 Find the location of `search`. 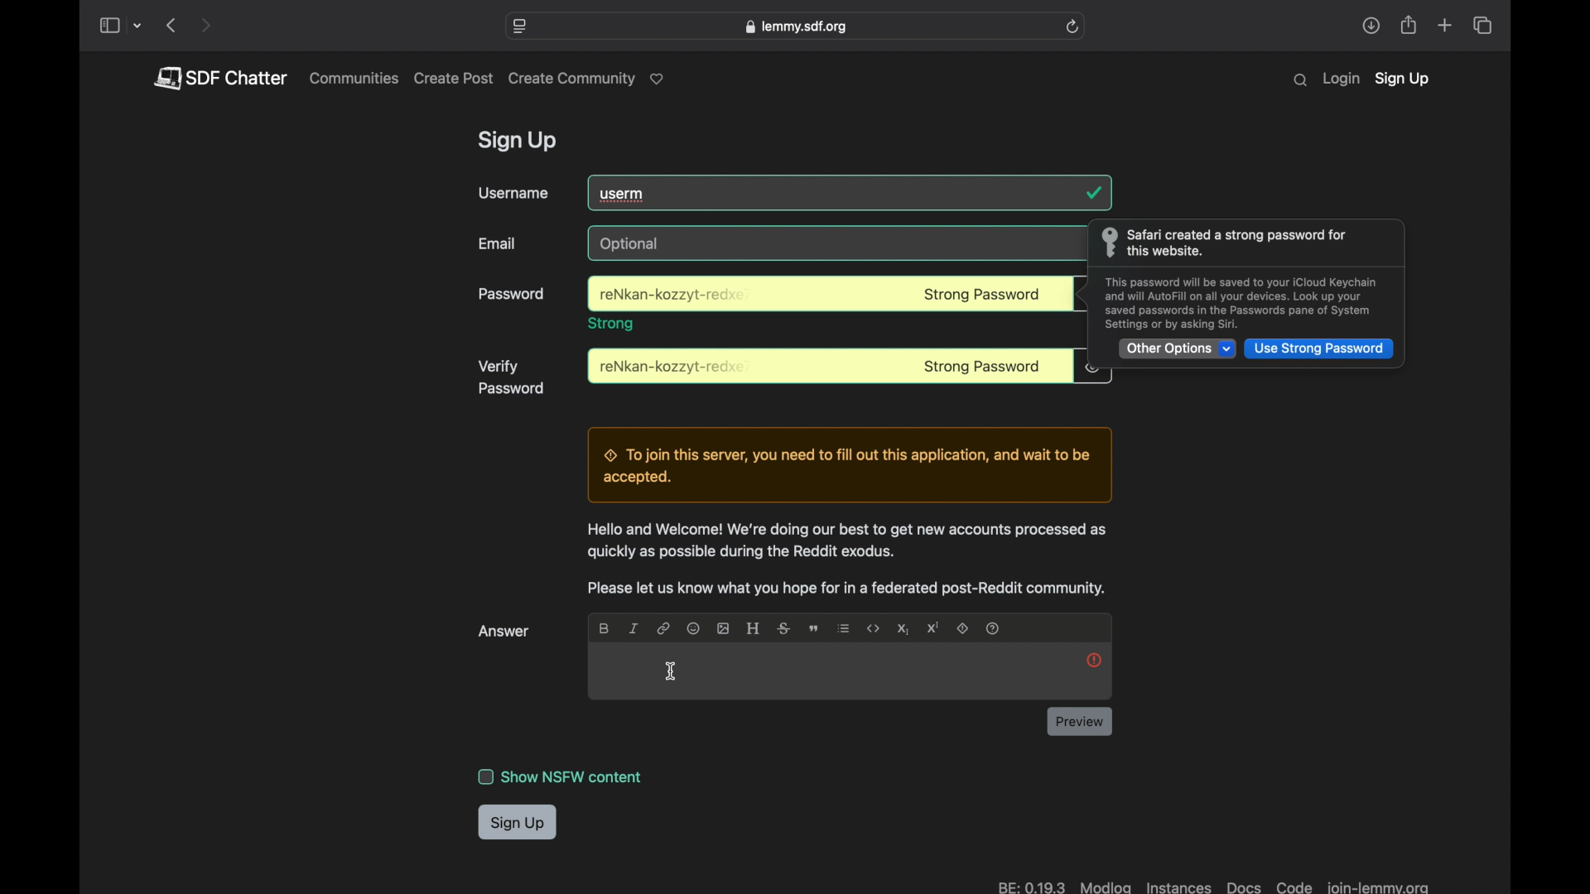

search is located at coordinates (1300, 80).